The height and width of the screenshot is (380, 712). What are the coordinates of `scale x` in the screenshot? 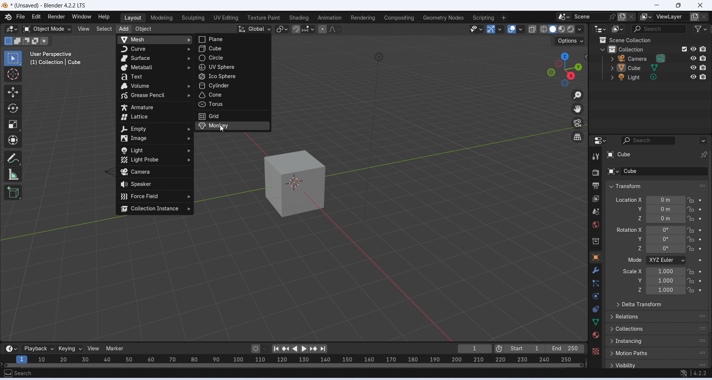 It's located at (632, 271).